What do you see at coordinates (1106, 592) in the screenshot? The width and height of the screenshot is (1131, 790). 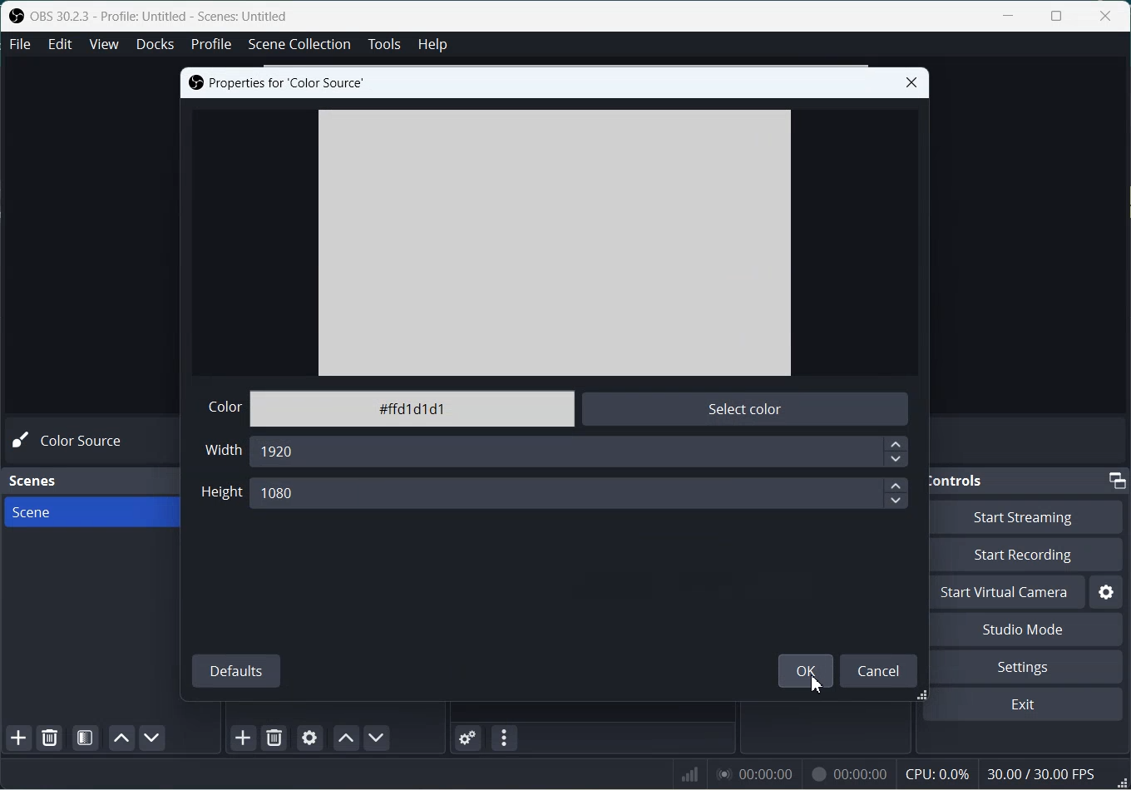 I see `Settings` at bounding box center [1106, 592].